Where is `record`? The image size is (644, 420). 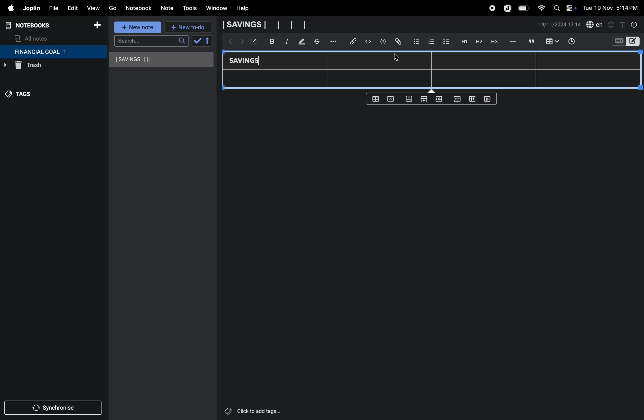 record is located at coordinates (492, 8).